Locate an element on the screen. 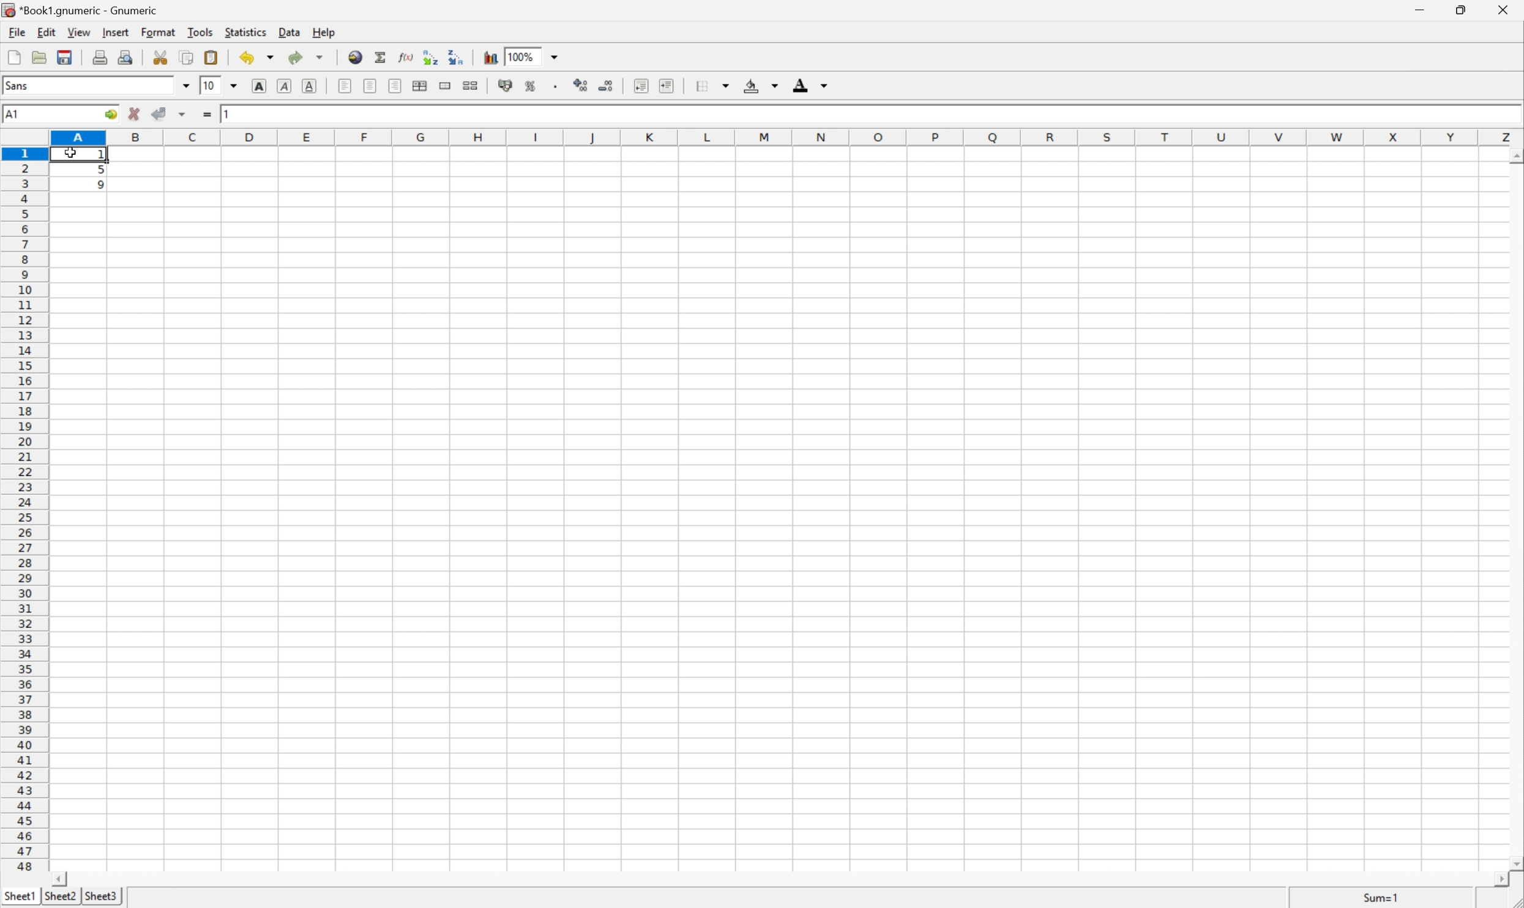 The width and height of the screenshot is (1524, 908). accept changes is located at coordinates (160, 112).